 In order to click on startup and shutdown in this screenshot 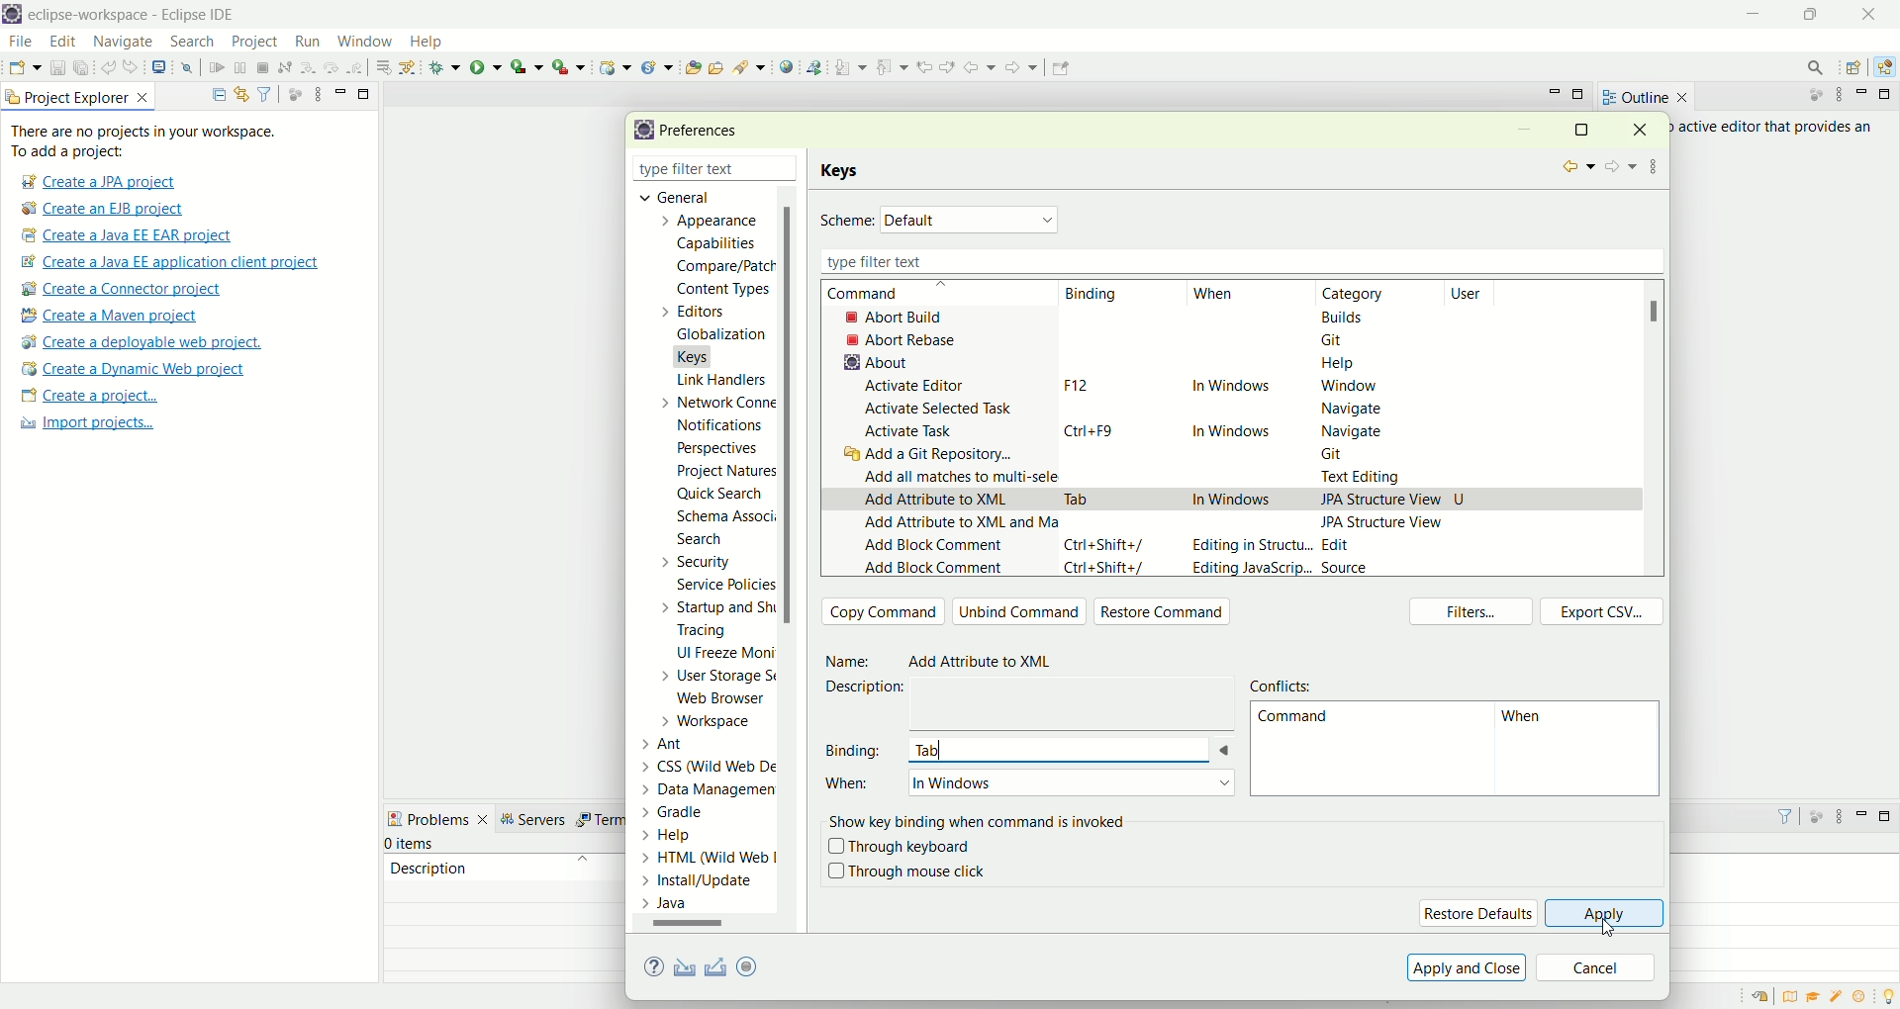, I will do `click(721, 607)`.